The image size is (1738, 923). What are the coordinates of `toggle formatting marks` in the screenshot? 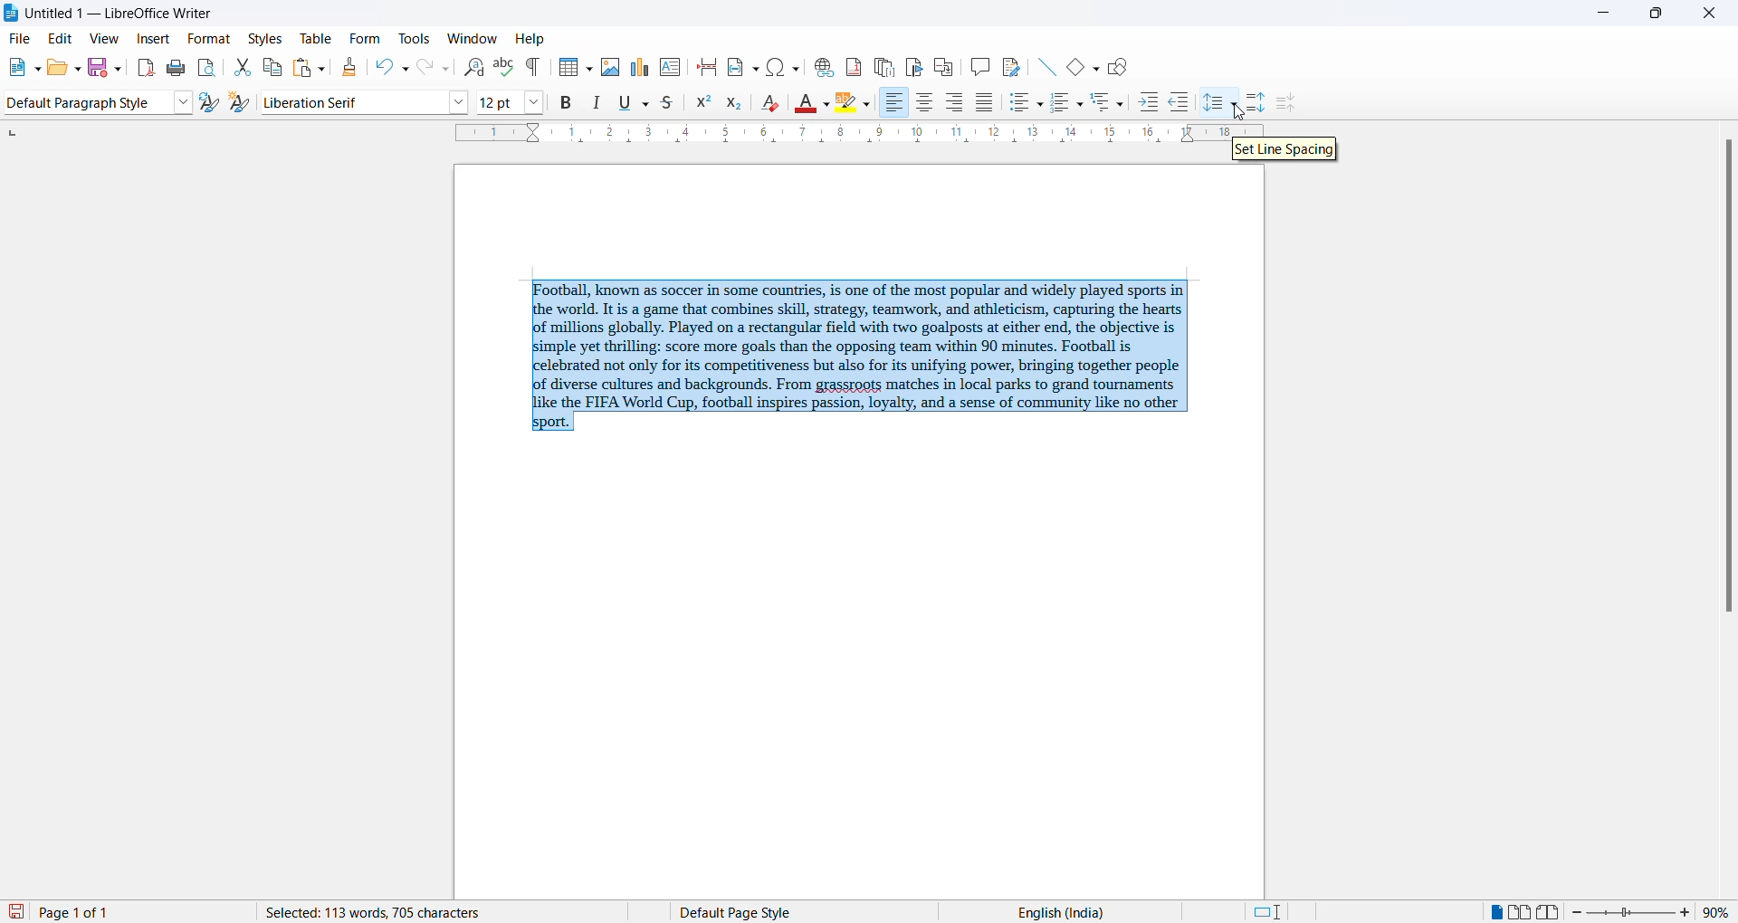 It's located at (535, 69).